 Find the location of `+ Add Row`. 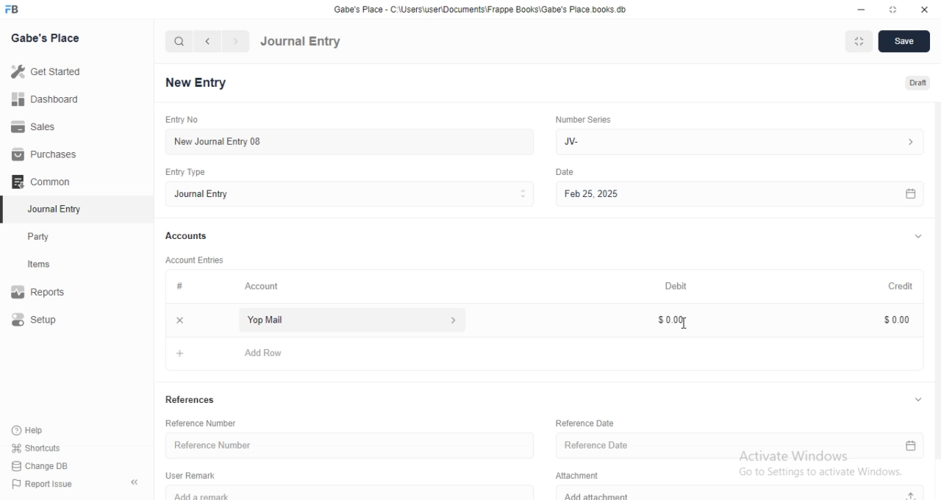

+ Add Row is located at coordinates (548, 352).